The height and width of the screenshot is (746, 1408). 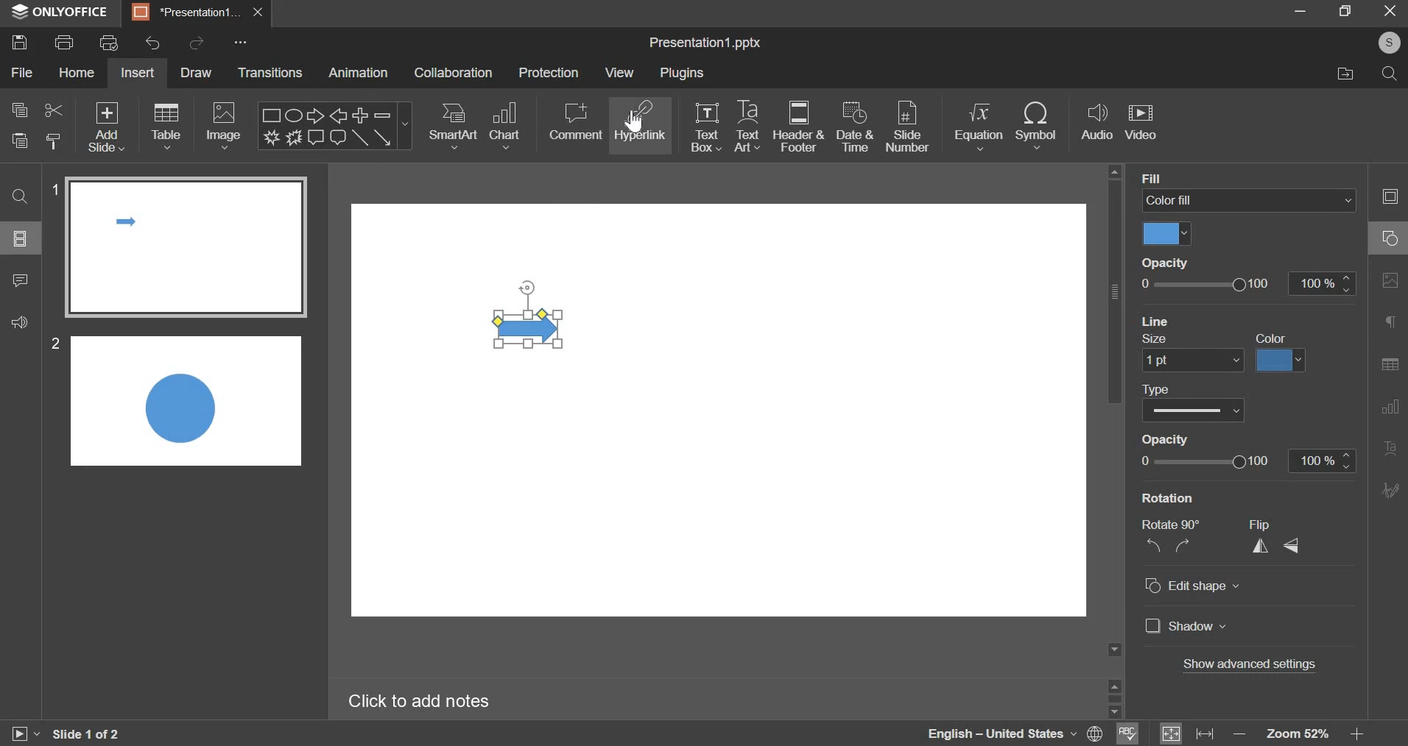 I want to click on smartart, so click(x=454, y=127).